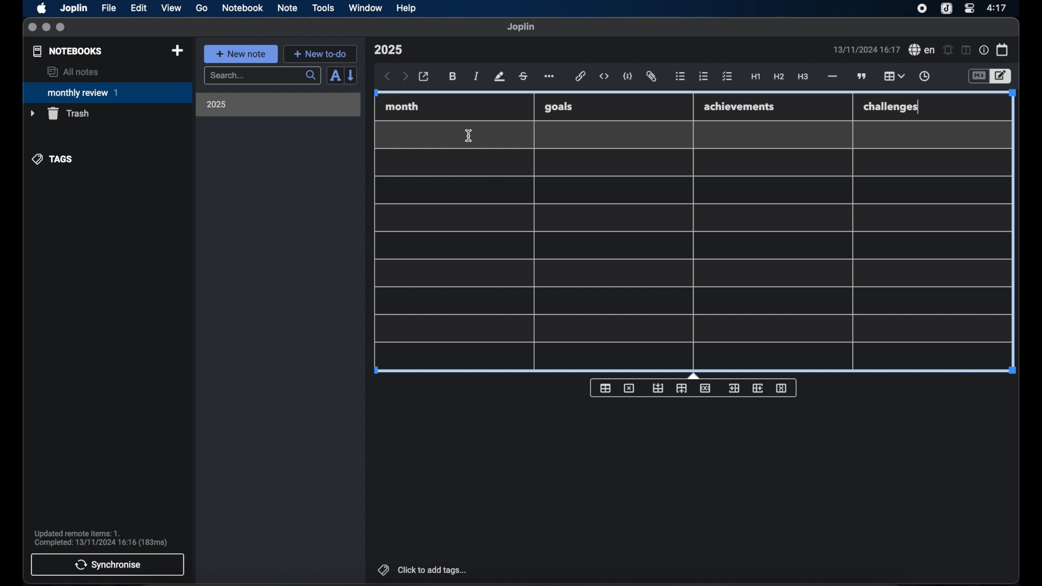 Image resolution: width=1042 pixels, height=586 pixels. Describe the element at coordinates (521, 27) in the screenshot. I see `joplin` at that location.